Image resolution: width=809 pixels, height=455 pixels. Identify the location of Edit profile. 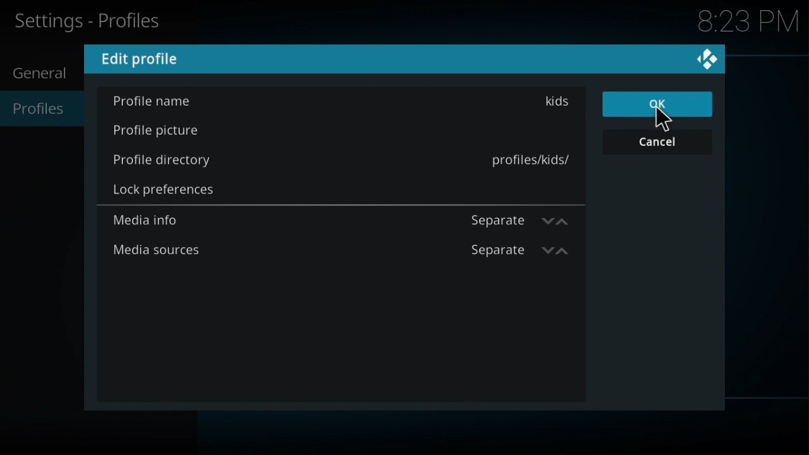
(143, 59).